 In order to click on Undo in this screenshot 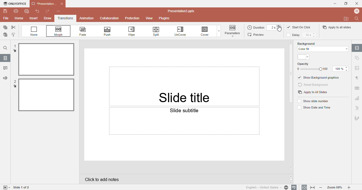, I will do `click(36, 12)`.